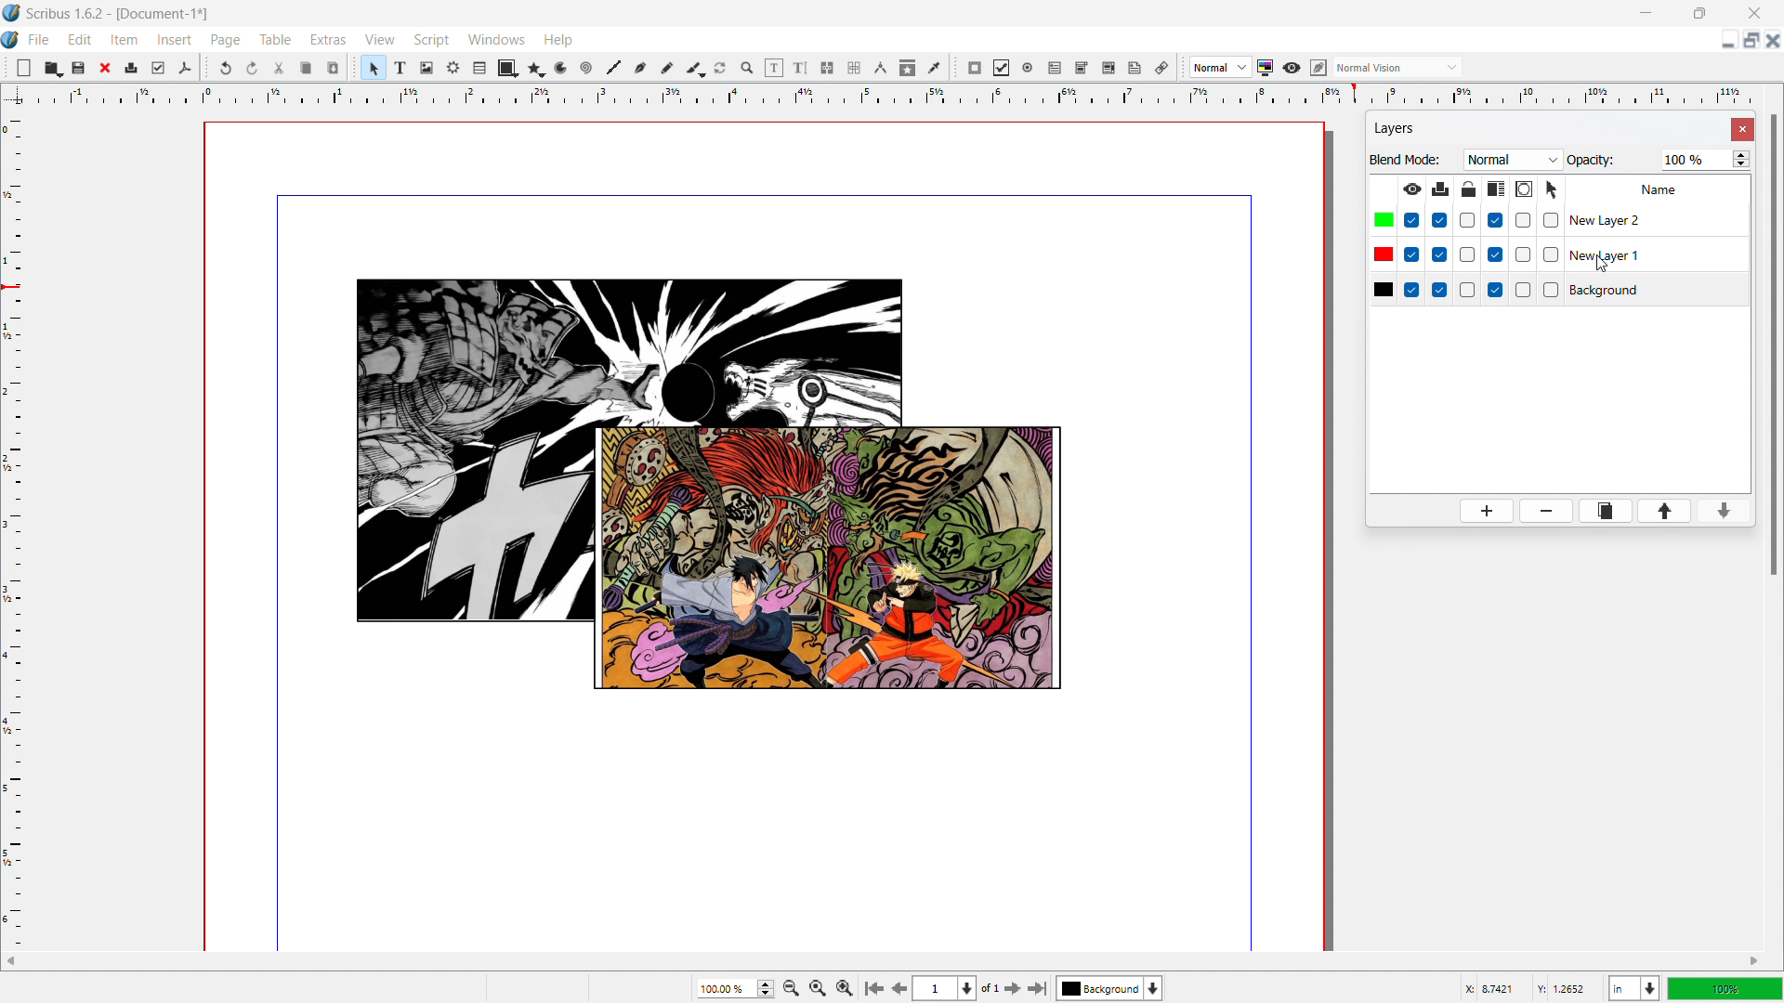 This screenshot has height=1003, width=1784. I want to click on select current unit, so click(1633, 987).